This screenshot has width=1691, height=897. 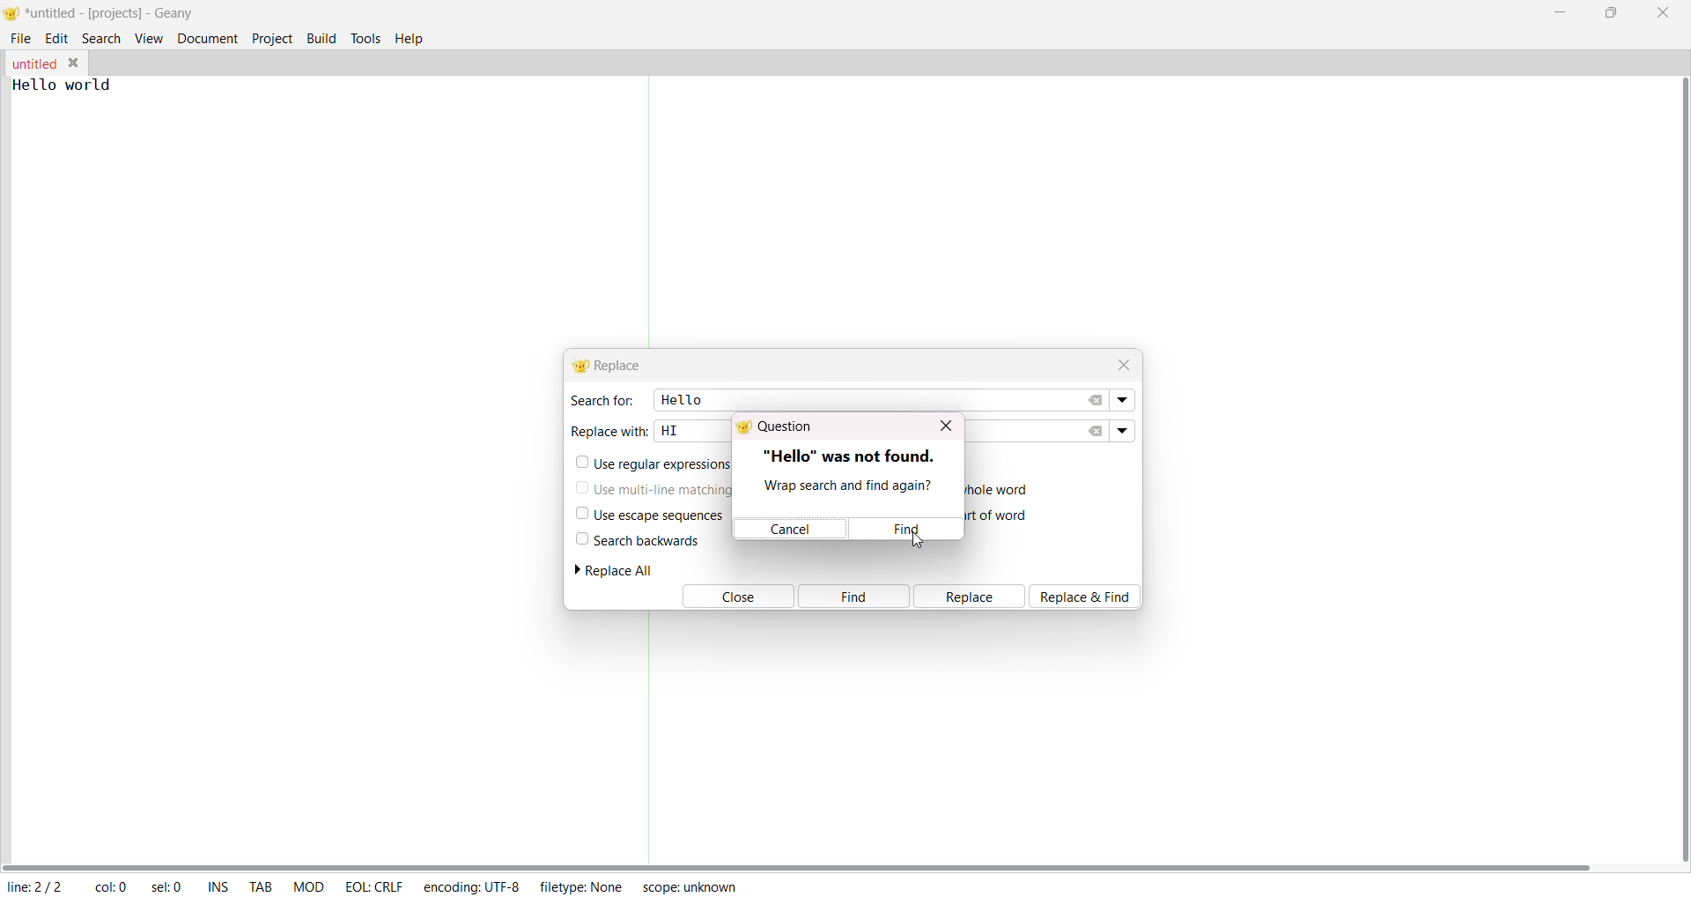 What do you see at coordinates (652, 212) in the screenshot?
I see `Separator` at bounding box center [652, 212].